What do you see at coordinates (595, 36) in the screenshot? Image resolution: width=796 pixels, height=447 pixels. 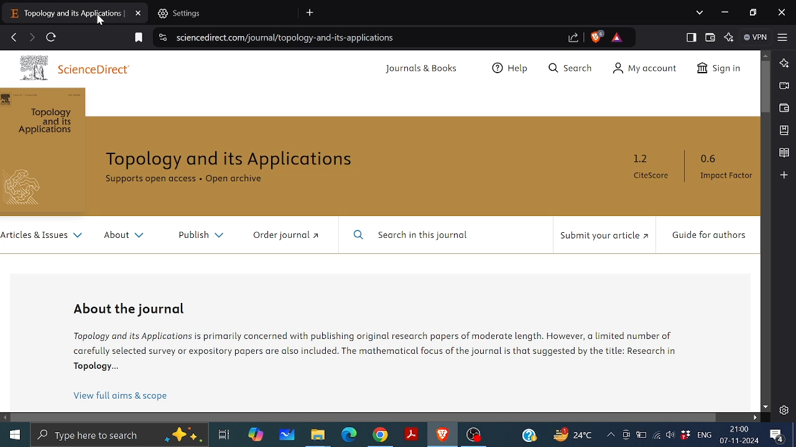 I see `Brave shield` at bounding box center [595, 36].